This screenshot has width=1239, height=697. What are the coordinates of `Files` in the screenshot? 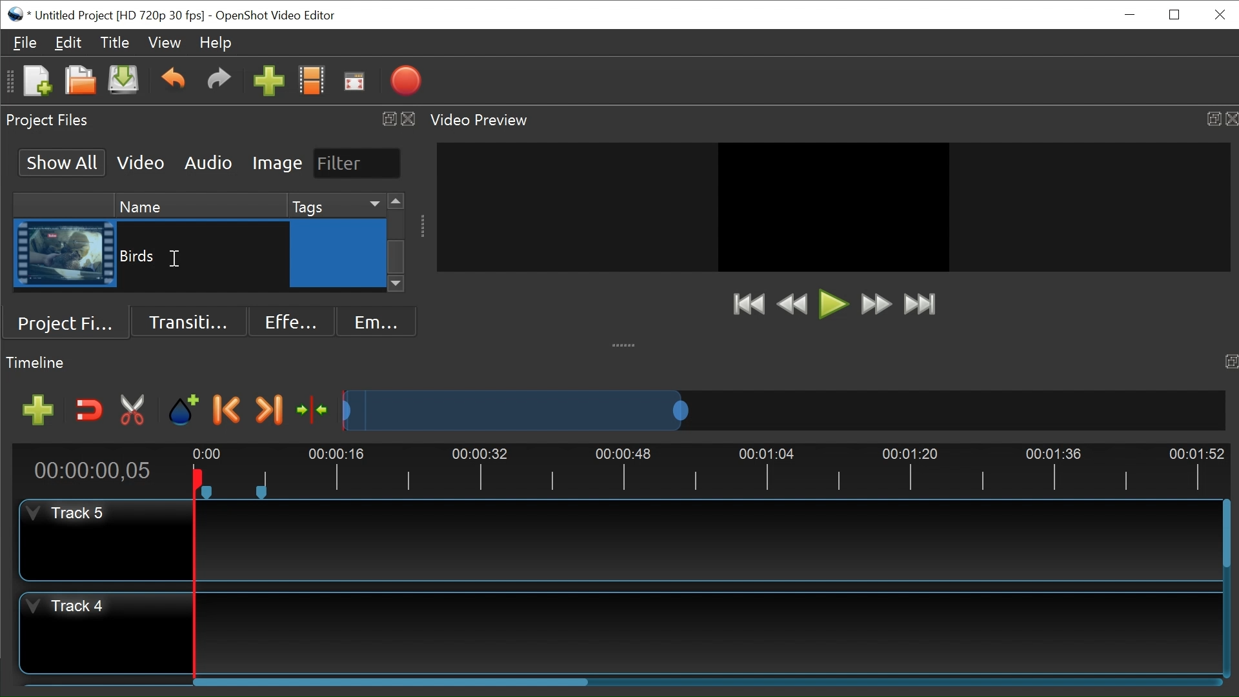 It's located at (25, 41).